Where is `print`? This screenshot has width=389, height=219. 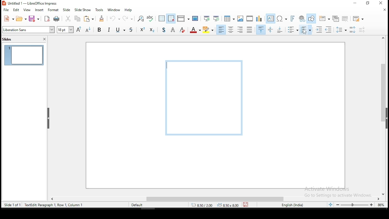
print is located at coordinates (57, 19).